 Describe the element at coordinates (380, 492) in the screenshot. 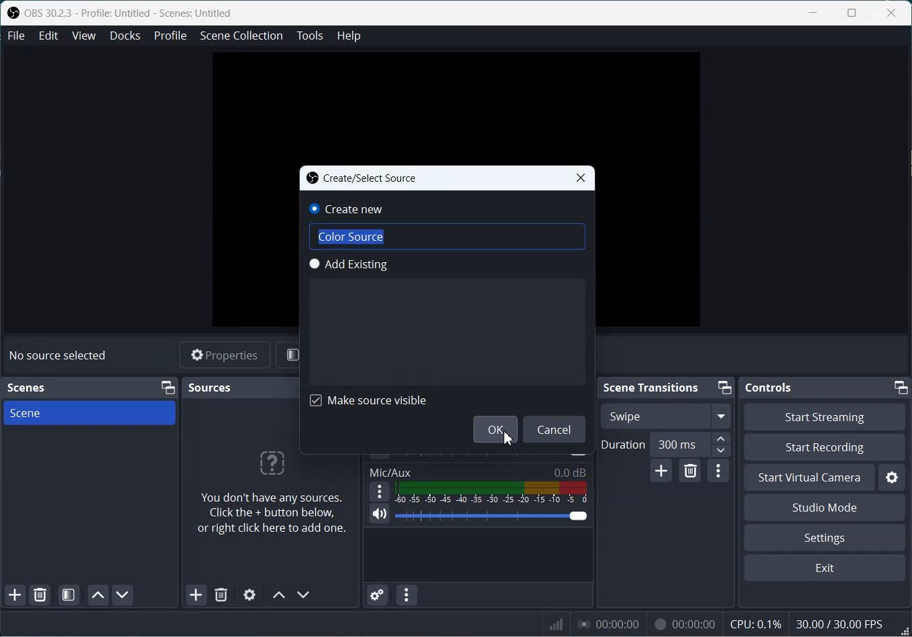

I see `More` at that location.